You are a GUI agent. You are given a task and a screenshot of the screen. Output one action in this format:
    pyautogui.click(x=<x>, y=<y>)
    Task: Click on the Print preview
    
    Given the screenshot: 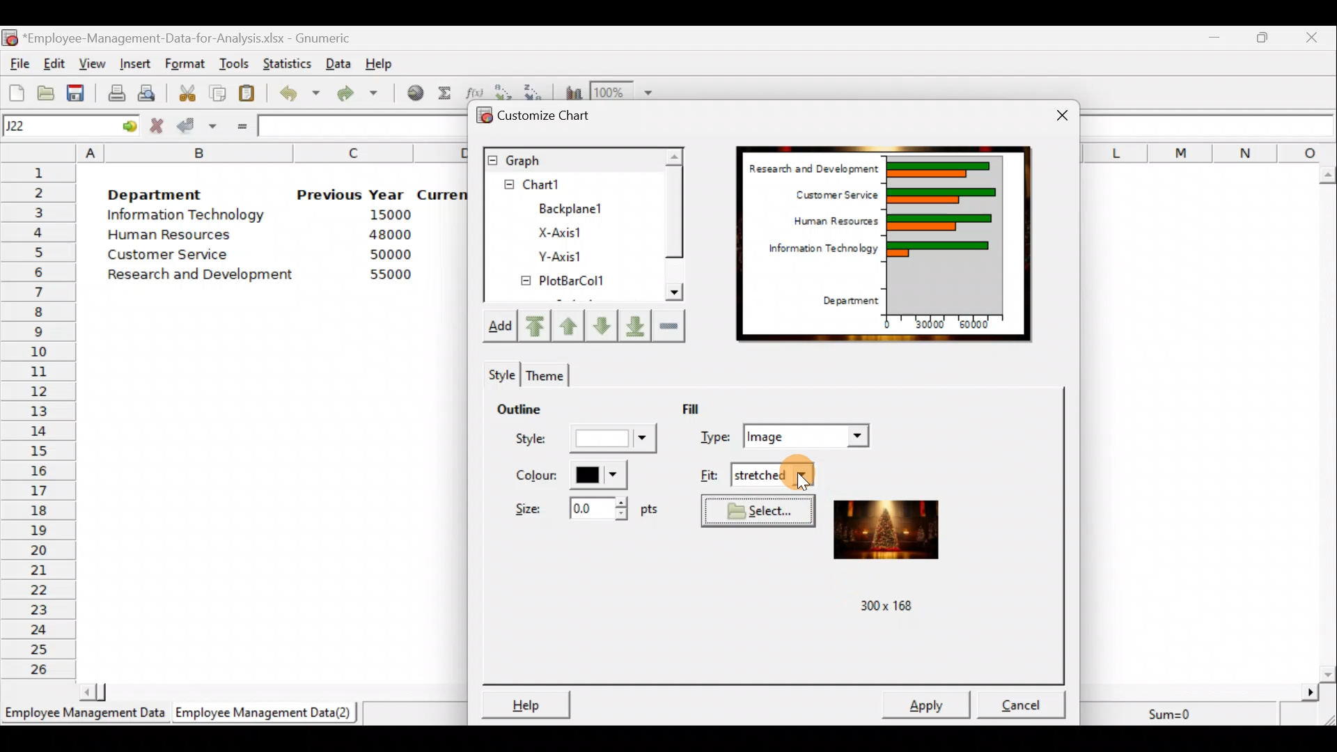 What is the action you would take?
    pyautogui.click(x=148, y=93)
    